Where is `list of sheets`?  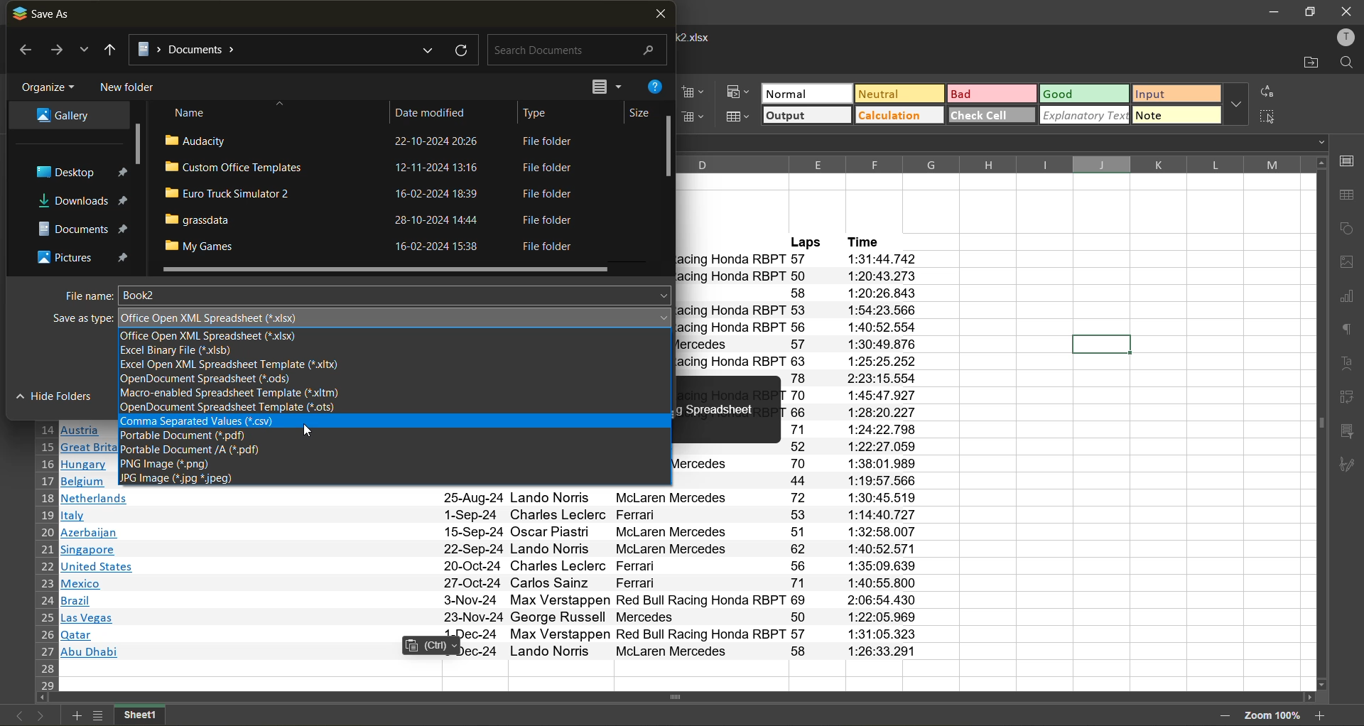
list of sheets is located at coordinates (97, 716).